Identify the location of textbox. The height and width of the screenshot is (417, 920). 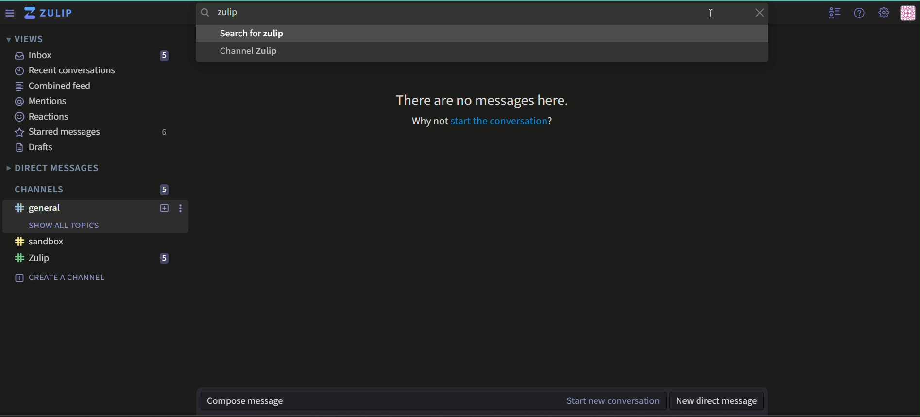
(717, 400).